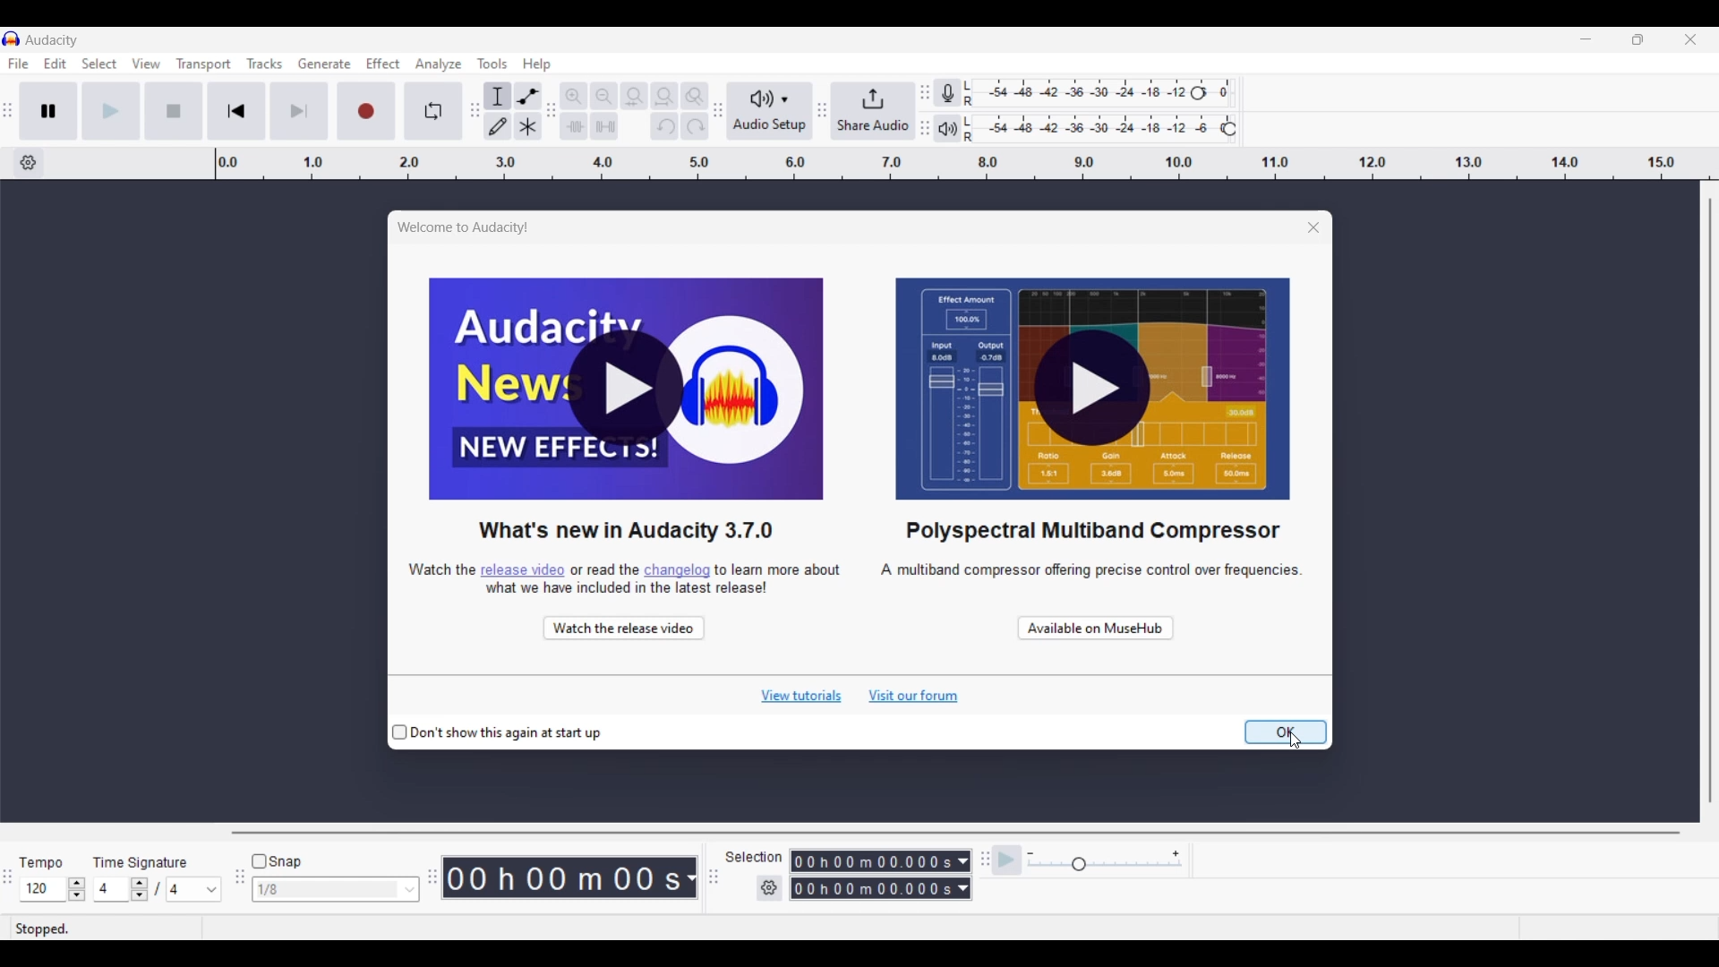 This screenshot has width=1719, height=967. What do you see at coordinates (471, 112) in the screenshot?
I see `toolbar` at bounding box center [471, 112].